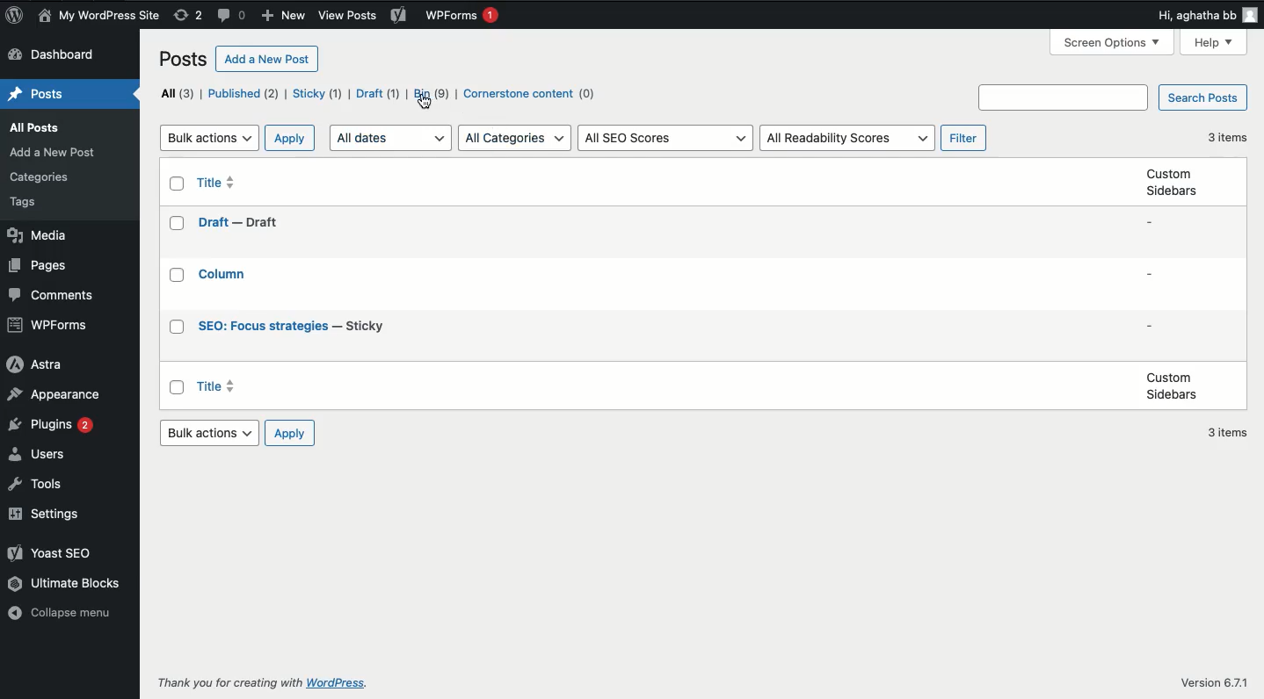 The width and height of the screenshot is (1264, 699). What do you see at coordinates (55, 296) in the screenshot?
I see `Comments` at bounding box center [55, 296].